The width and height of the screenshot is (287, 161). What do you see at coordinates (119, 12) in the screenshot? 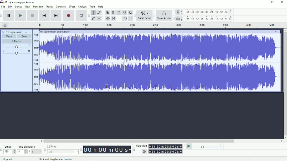
I see `Fit selection to width` at bounding box center [119, 12].